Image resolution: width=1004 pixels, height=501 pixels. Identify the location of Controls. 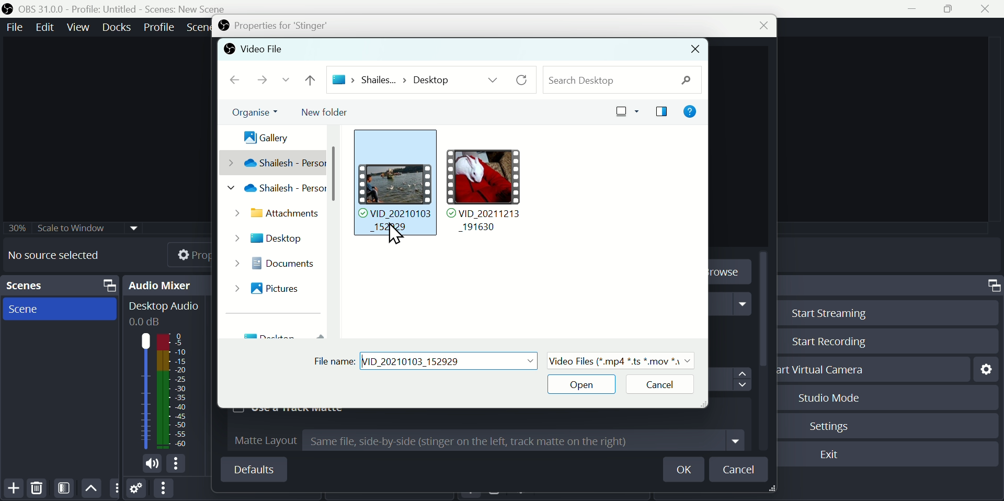
(992, 286).